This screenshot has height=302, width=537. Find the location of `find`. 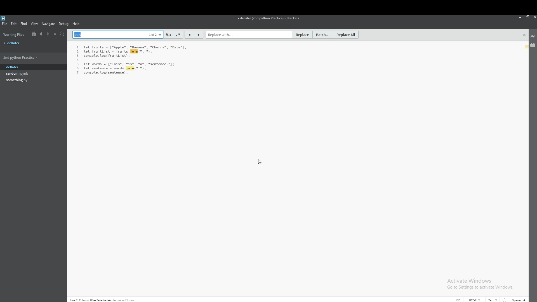

find is located at coordinates (118, 35).